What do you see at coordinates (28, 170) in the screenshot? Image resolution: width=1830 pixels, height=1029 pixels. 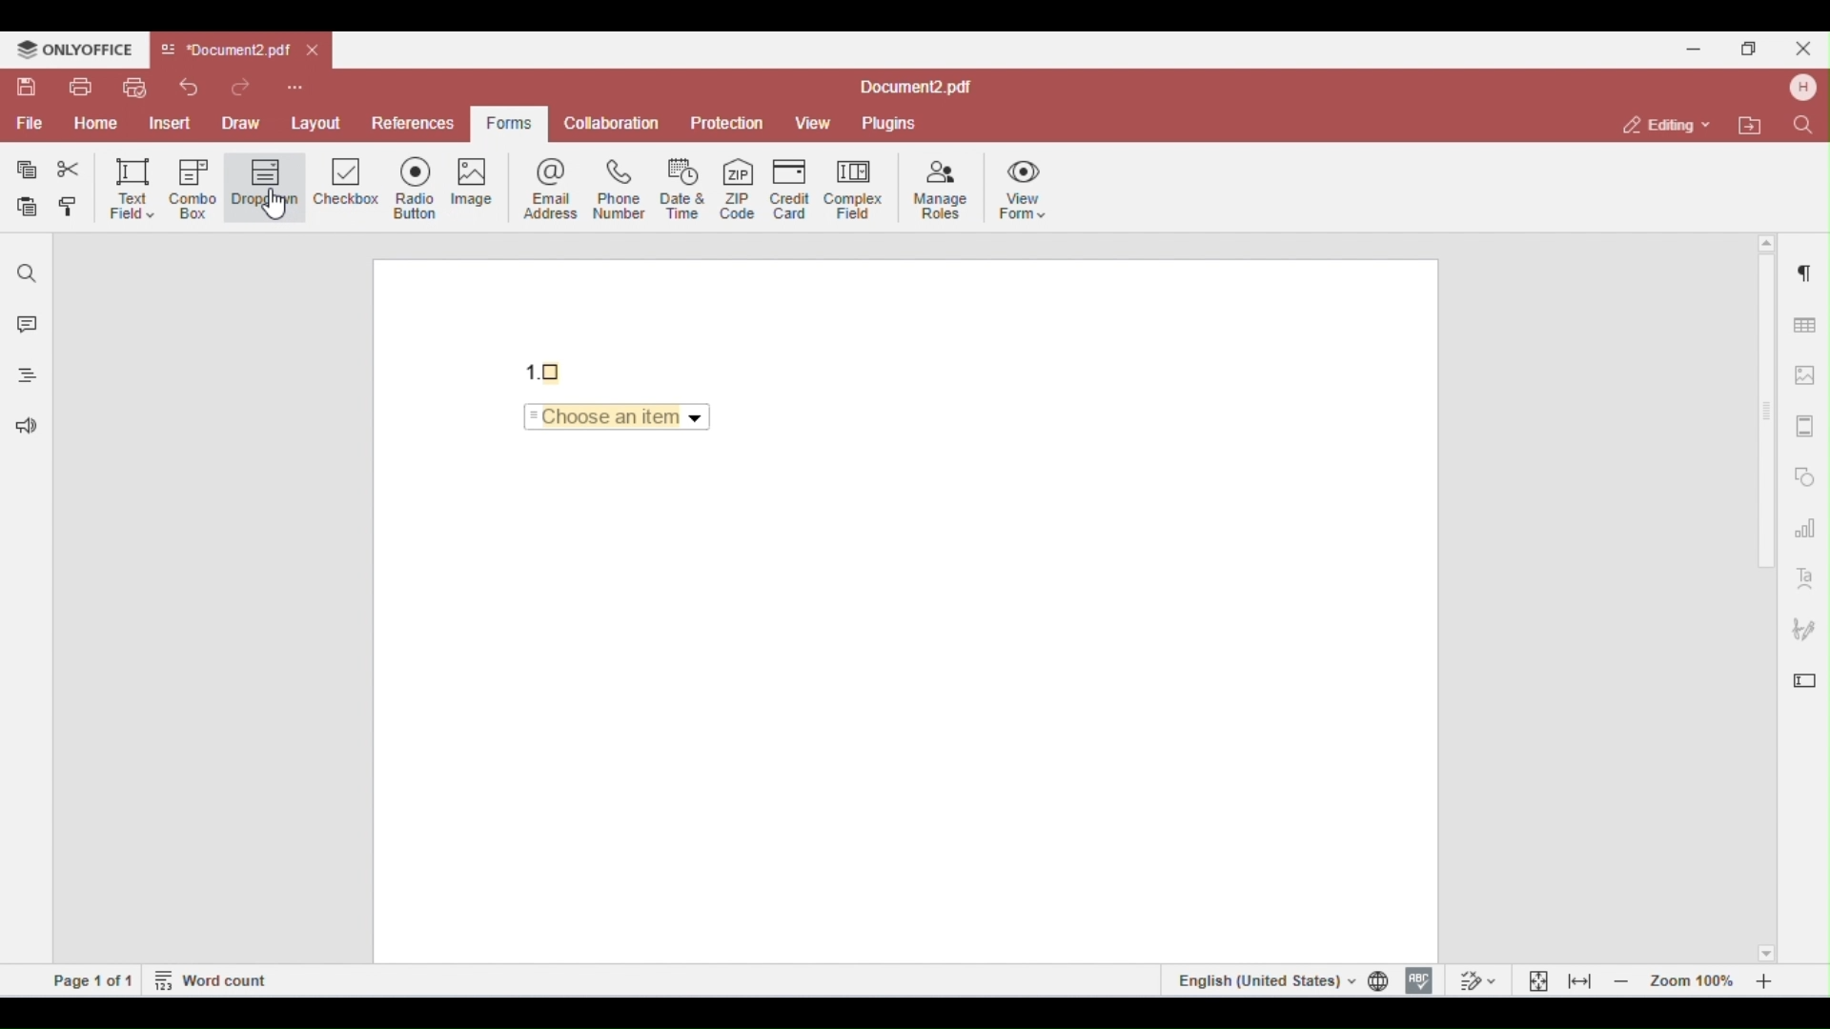 I see `copy` at bounding box center [28, 170].